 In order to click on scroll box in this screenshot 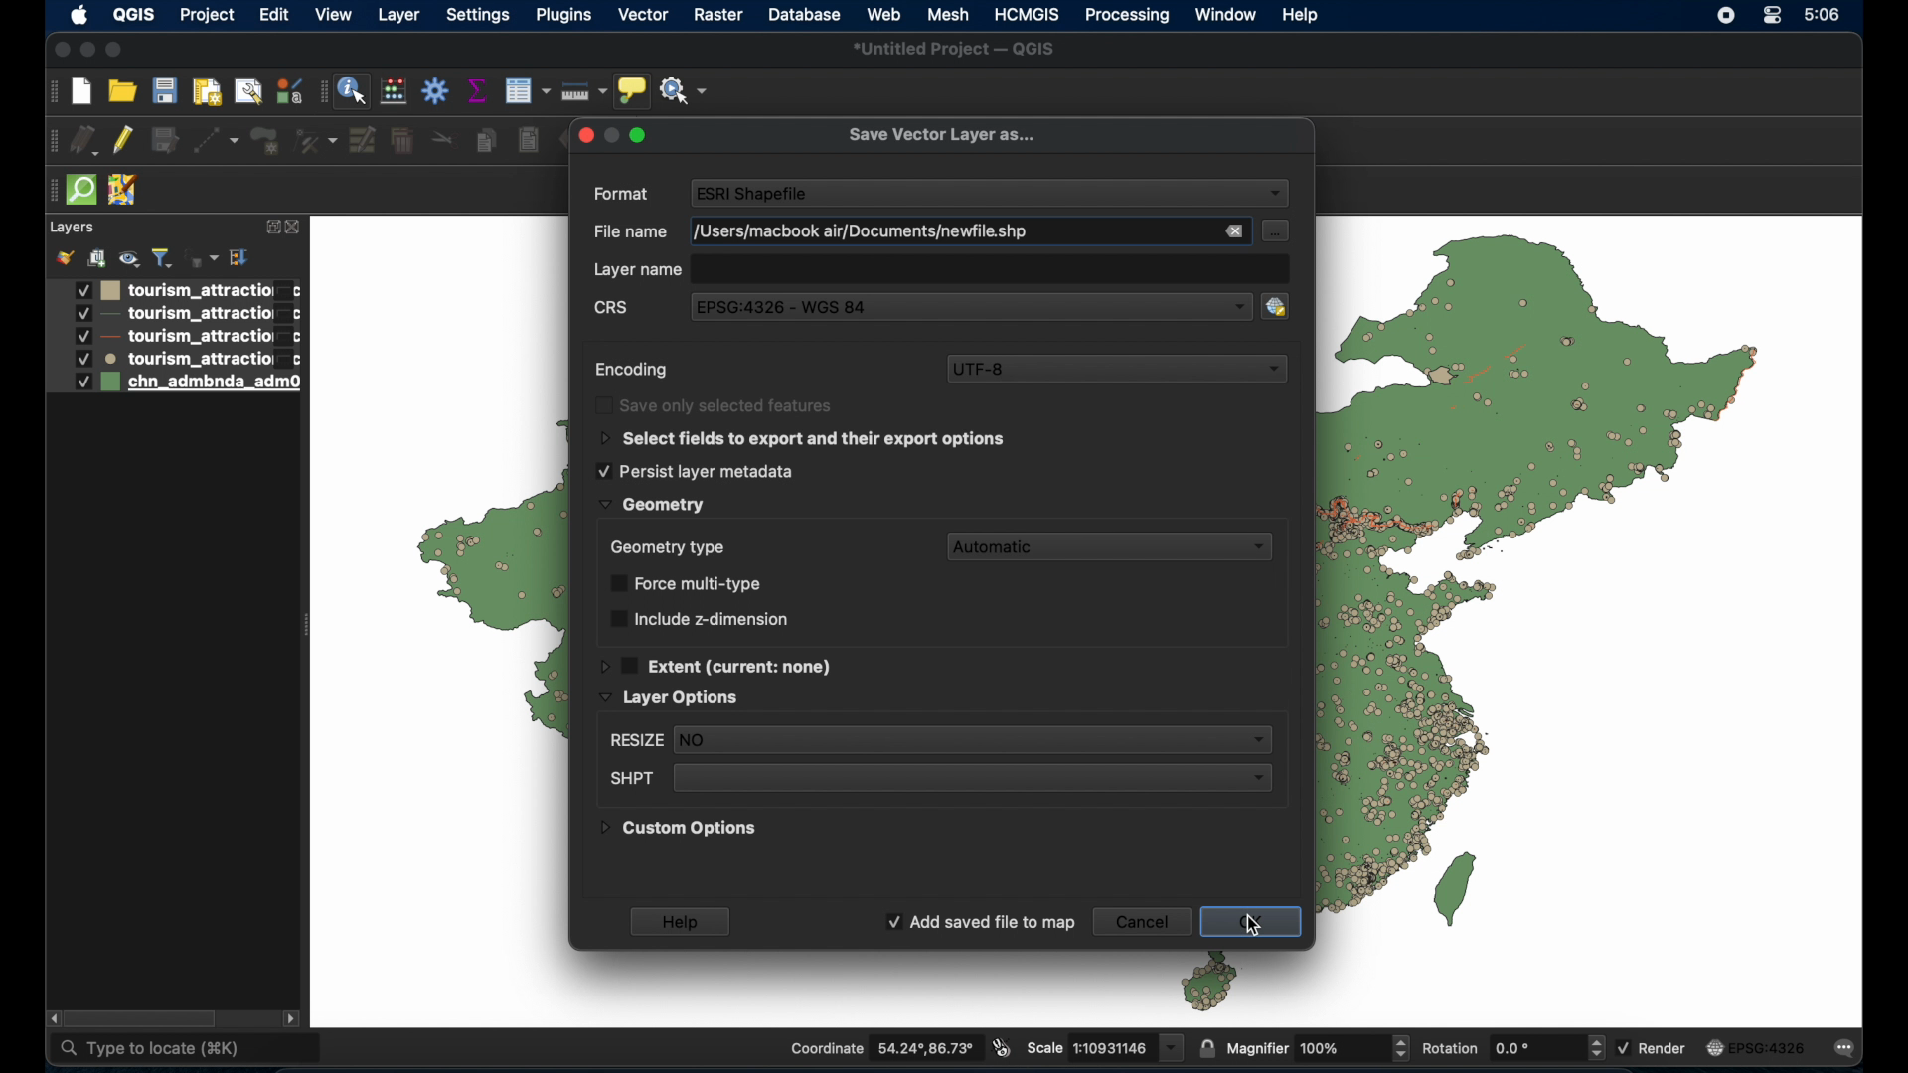, I will do `click(143, 1018)`.